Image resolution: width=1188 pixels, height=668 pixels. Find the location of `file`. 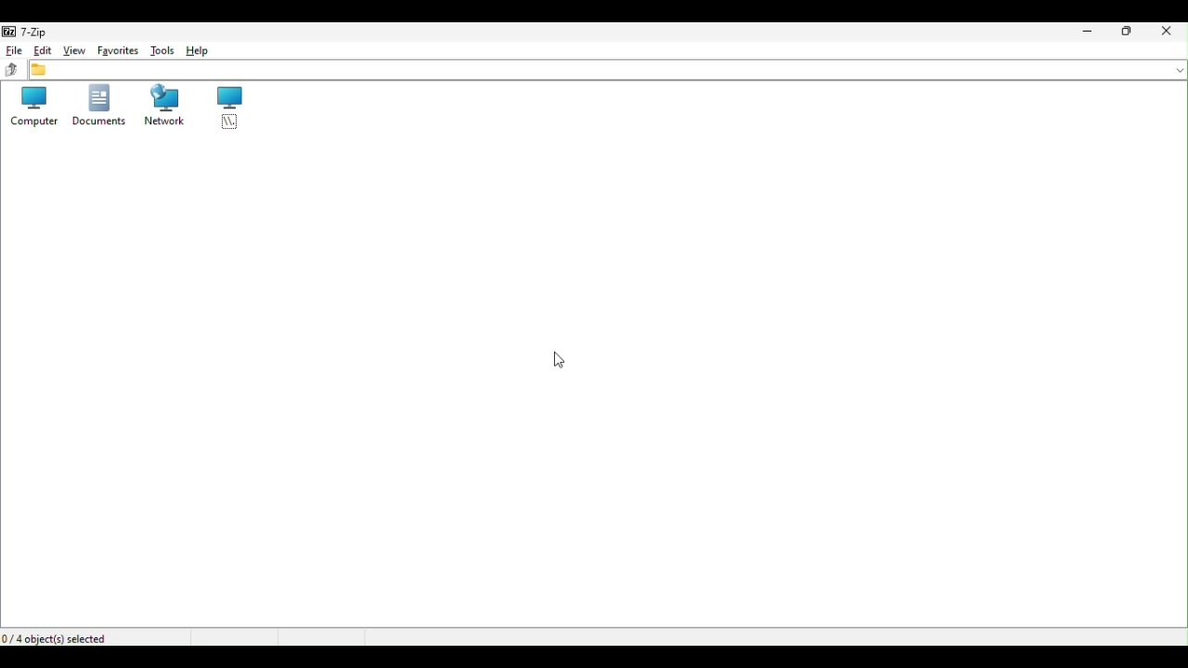

file is located at coordinates (14, 50).